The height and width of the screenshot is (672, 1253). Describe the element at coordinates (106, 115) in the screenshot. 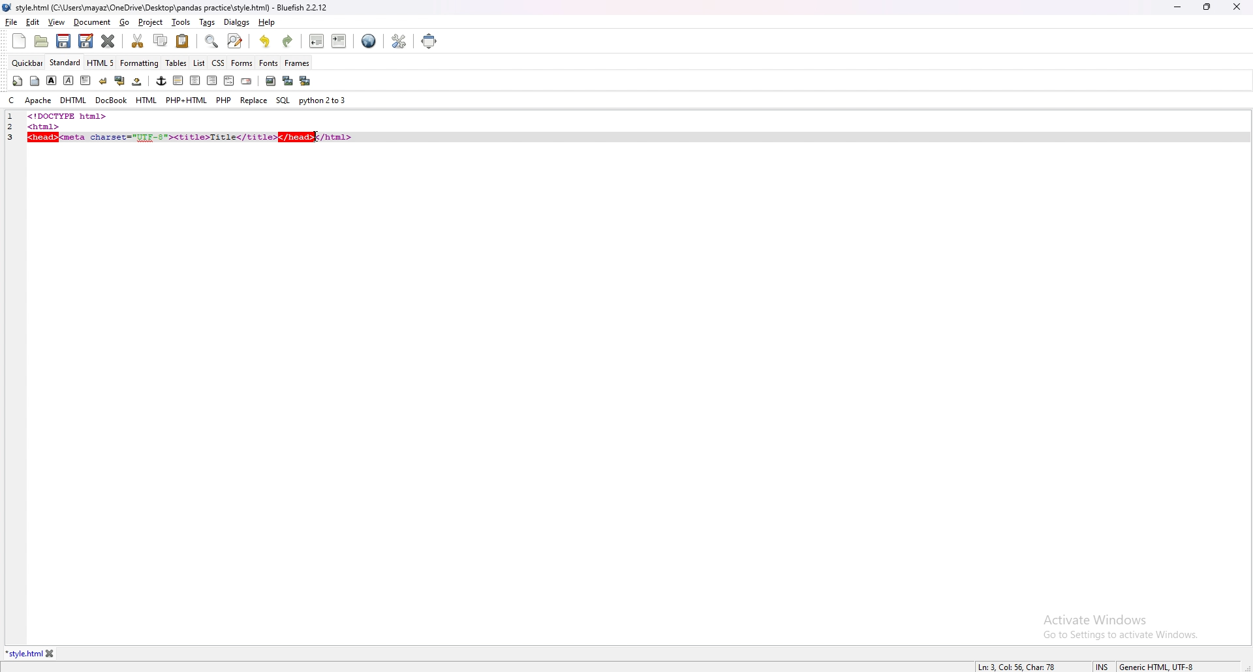

I see `code` at that location.